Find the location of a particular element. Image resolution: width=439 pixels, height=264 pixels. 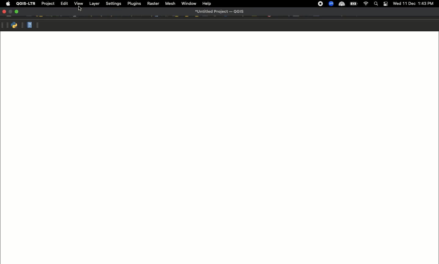

Project is located at coordinates (48, 4).